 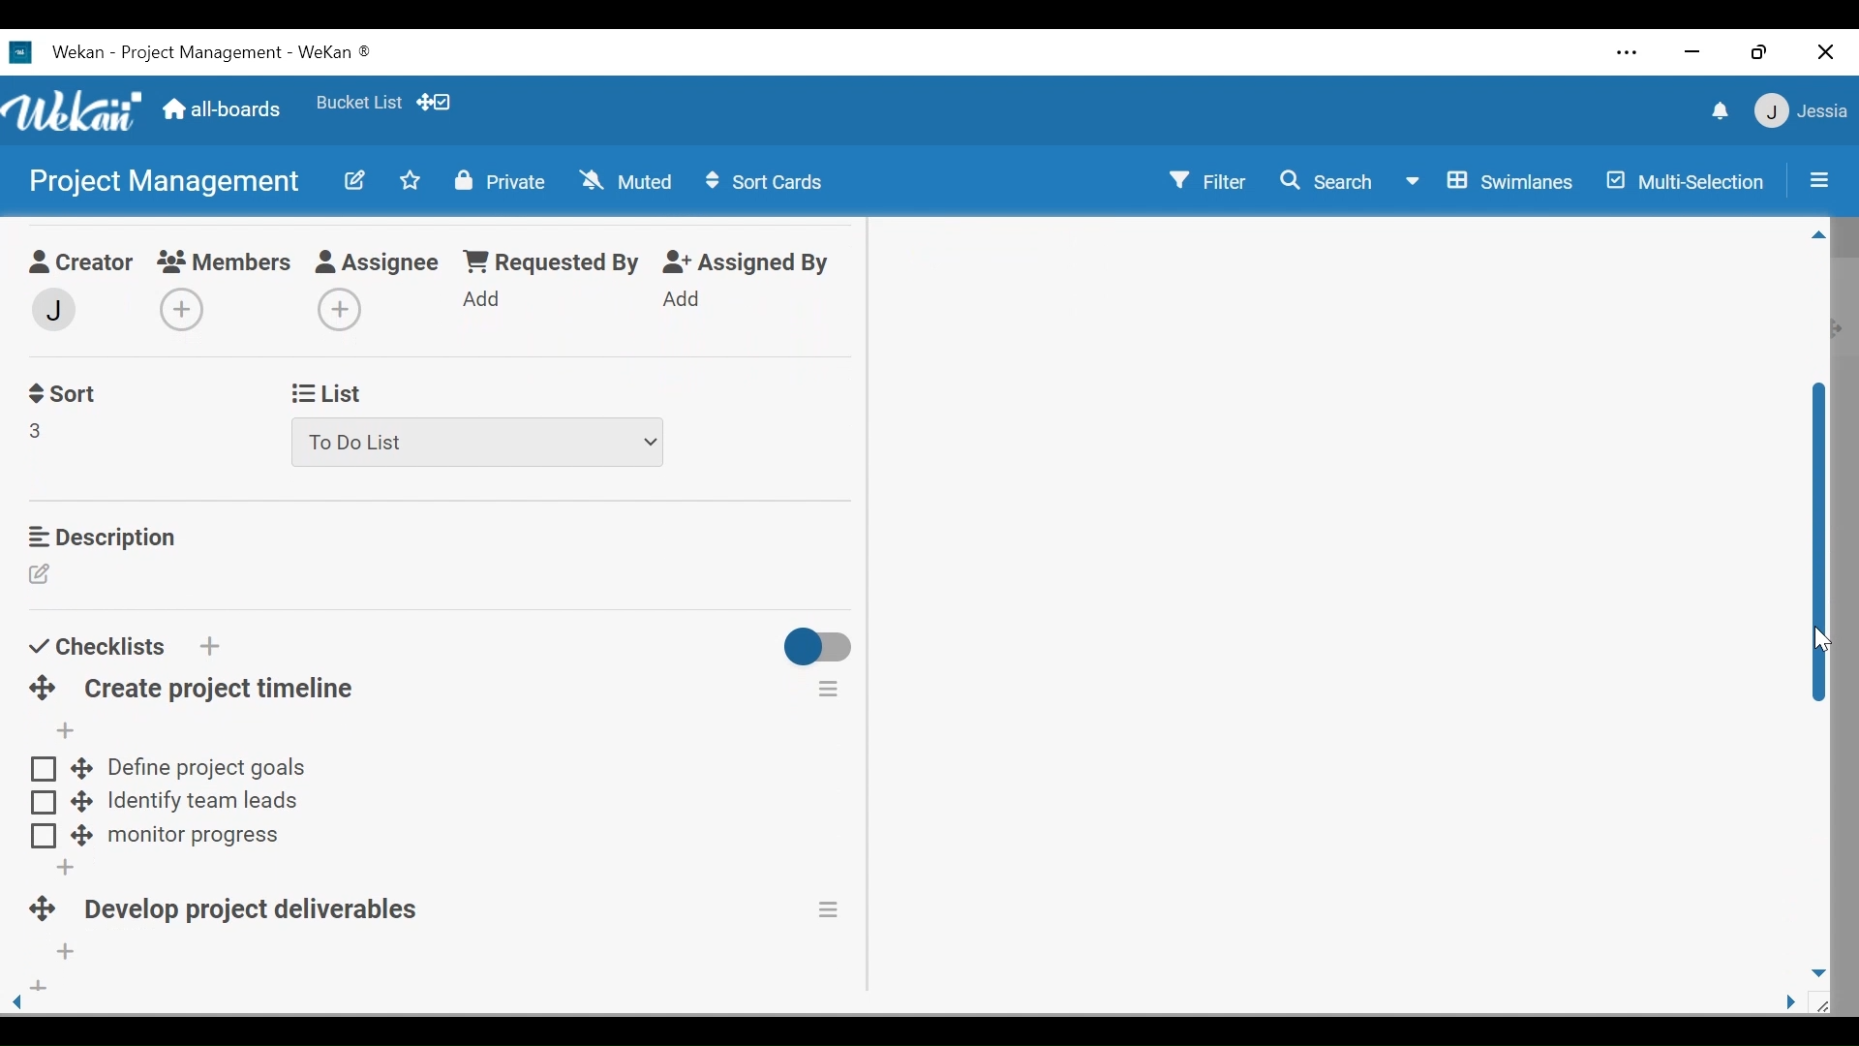 I want to click on Checklists, so click(x=96, y=646).